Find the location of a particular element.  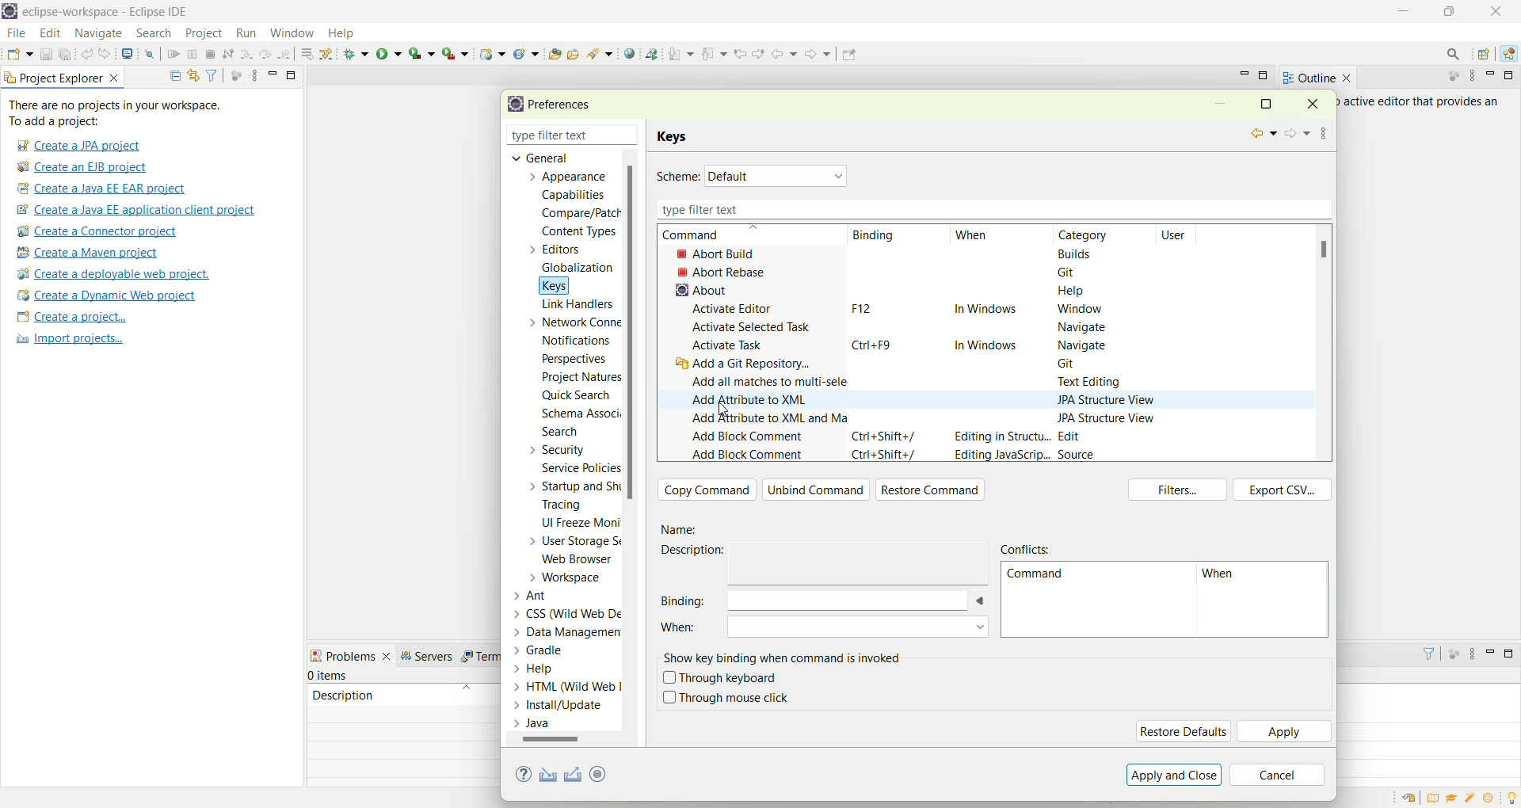

step over is located at coordinates (265, 53).